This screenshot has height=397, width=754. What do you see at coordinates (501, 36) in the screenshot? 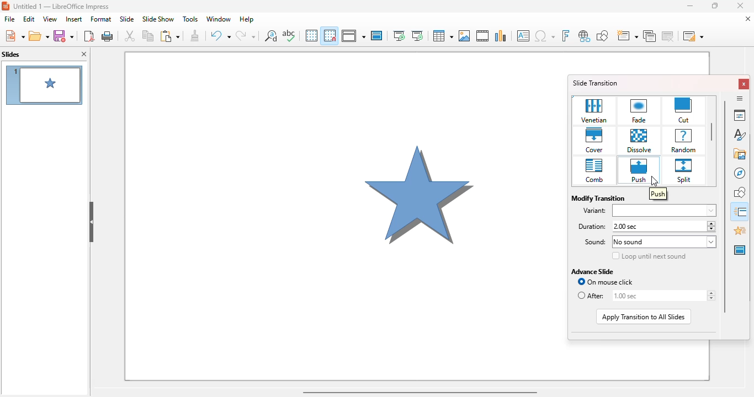
I see `insert chart` at bounding box center [501, 36].